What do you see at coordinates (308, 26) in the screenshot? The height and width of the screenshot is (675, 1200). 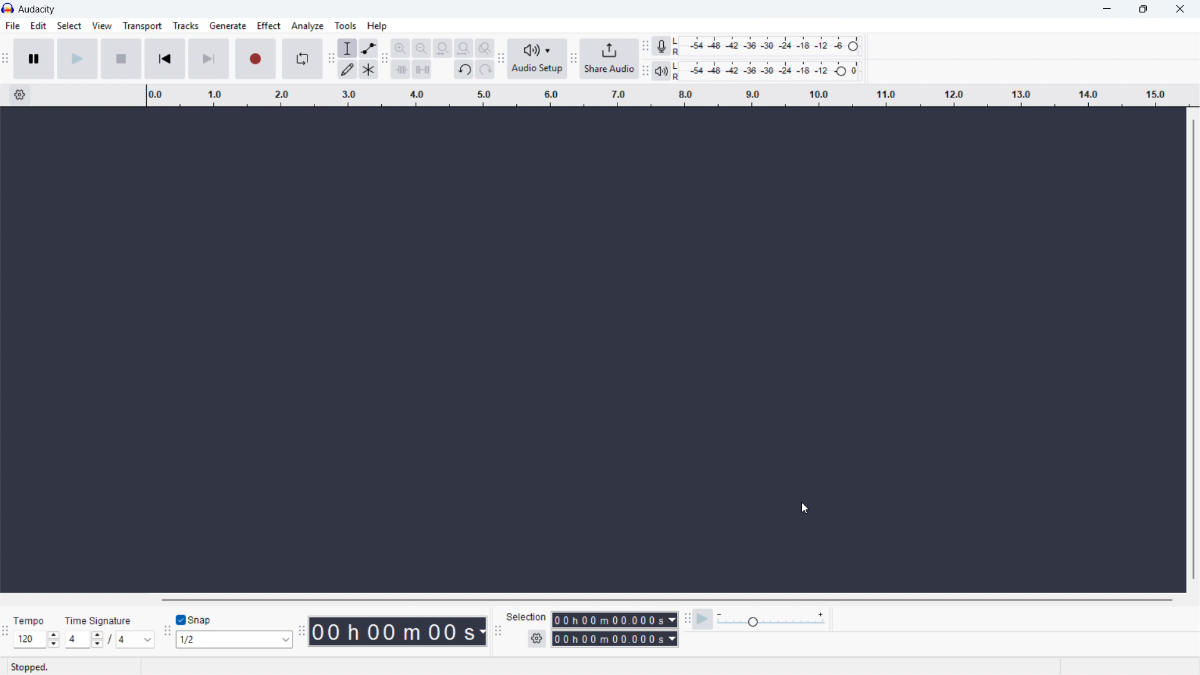 I see `analyze` at bounding box center [308, 26].